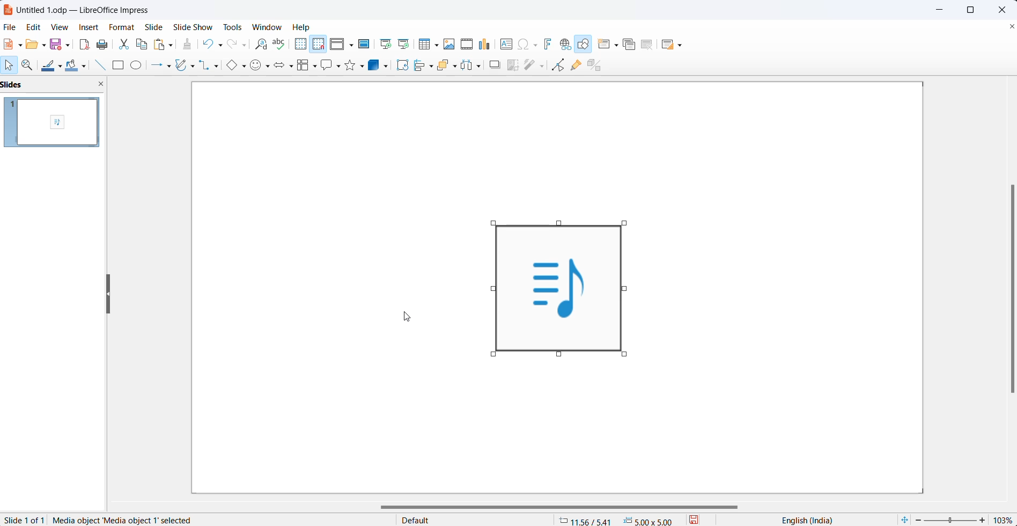 This screenshot has width=1017, height=526. Describe the element at coordinates (566, 43) in the screenshot. I see `insert hyperlink` at that location.